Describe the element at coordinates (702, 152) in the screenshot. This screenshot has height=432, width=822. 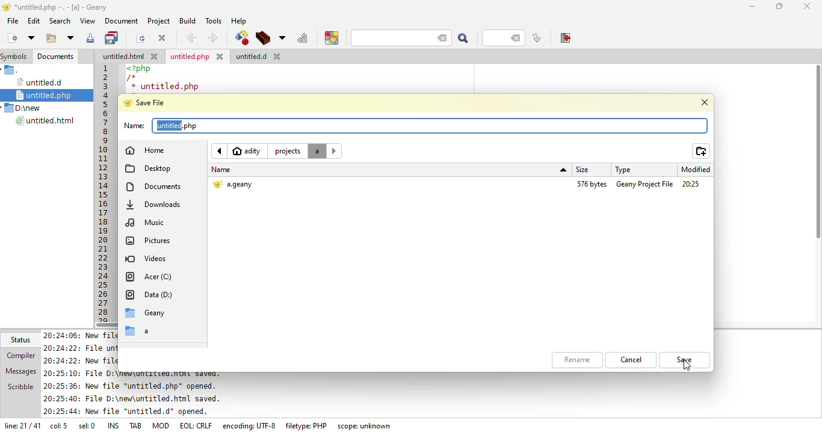
I see `new folder` at that location.